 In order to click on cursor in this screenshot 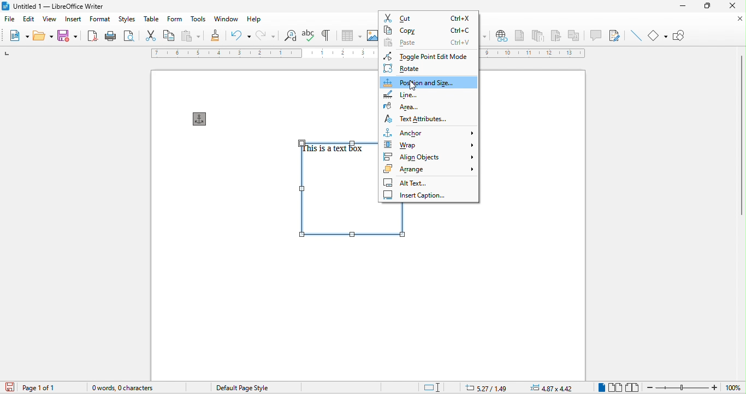, I will do `click(413, 85)`.